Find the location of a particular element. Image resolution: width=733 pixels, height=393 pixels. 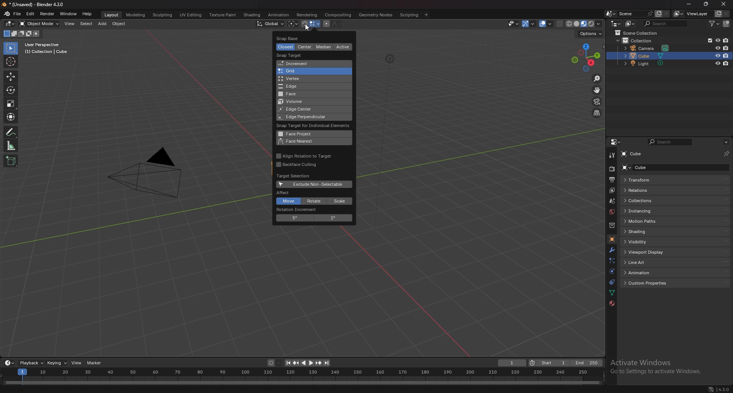

viewport display is located at coordinates (647, 252).